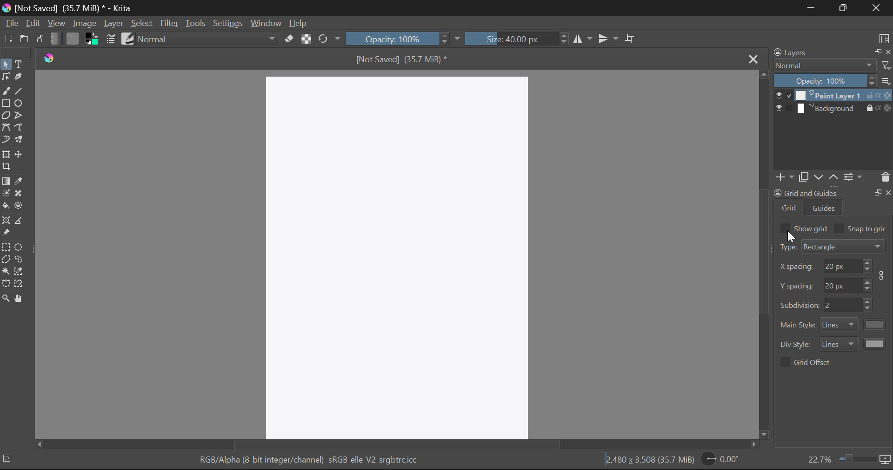  I want to click on Krita Logo, so click(50, 58).